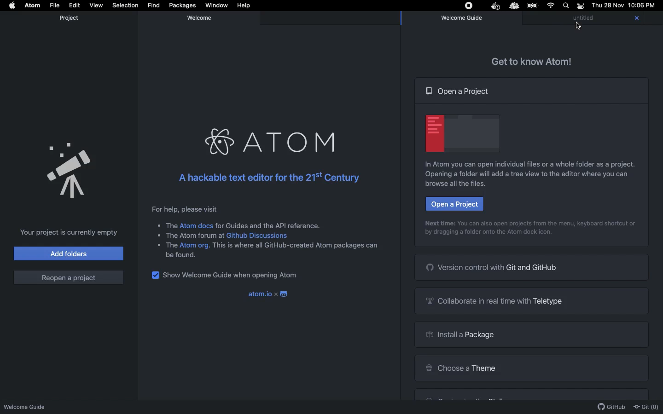  Describe the element at coordinates (494, 6) in the screenshot. I see `Docker` at that location.